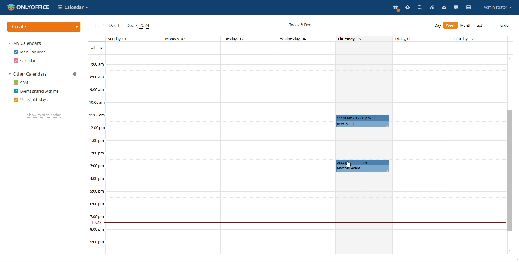 This screenshot has height=262, width=519. Describe the element at coordinates (44, 115) in the screenshot. I see `show mini calendar` at that location.